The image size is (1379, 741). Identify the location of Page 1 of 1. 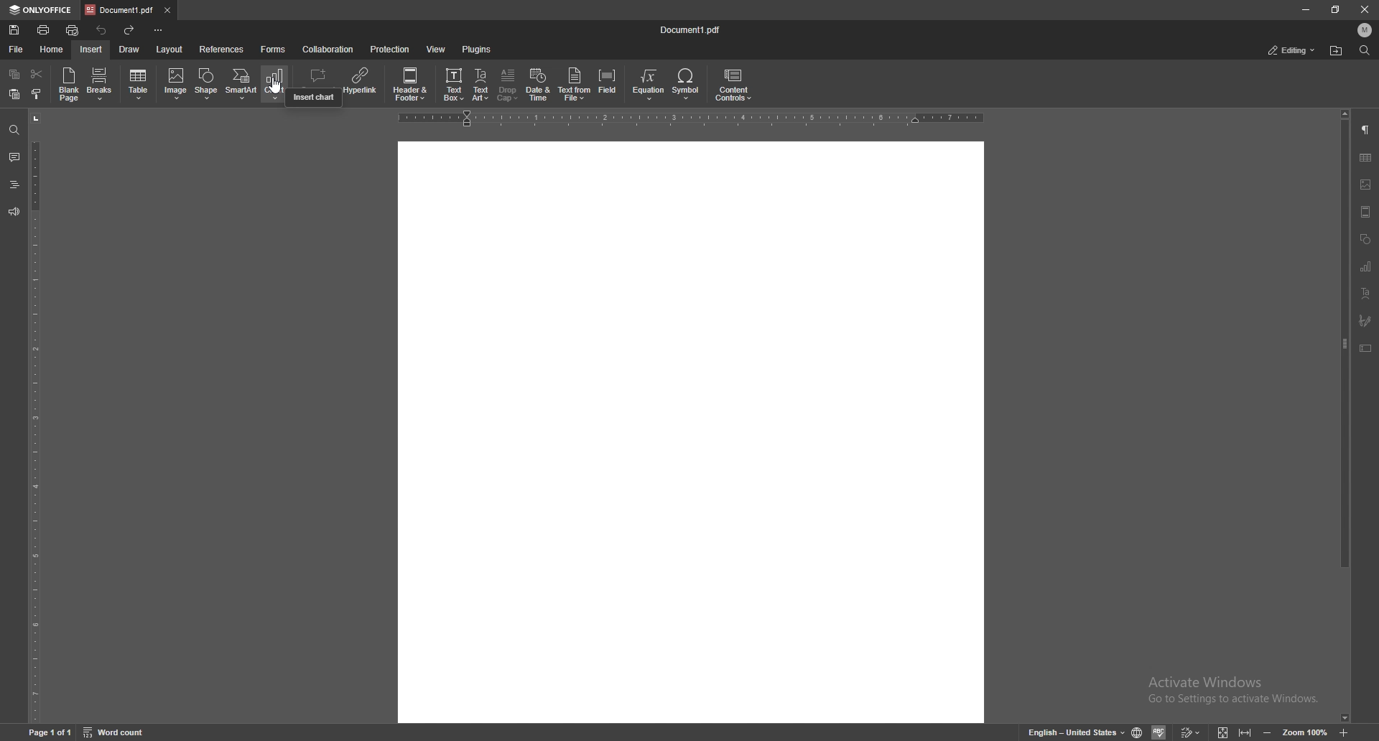
(52, 731).